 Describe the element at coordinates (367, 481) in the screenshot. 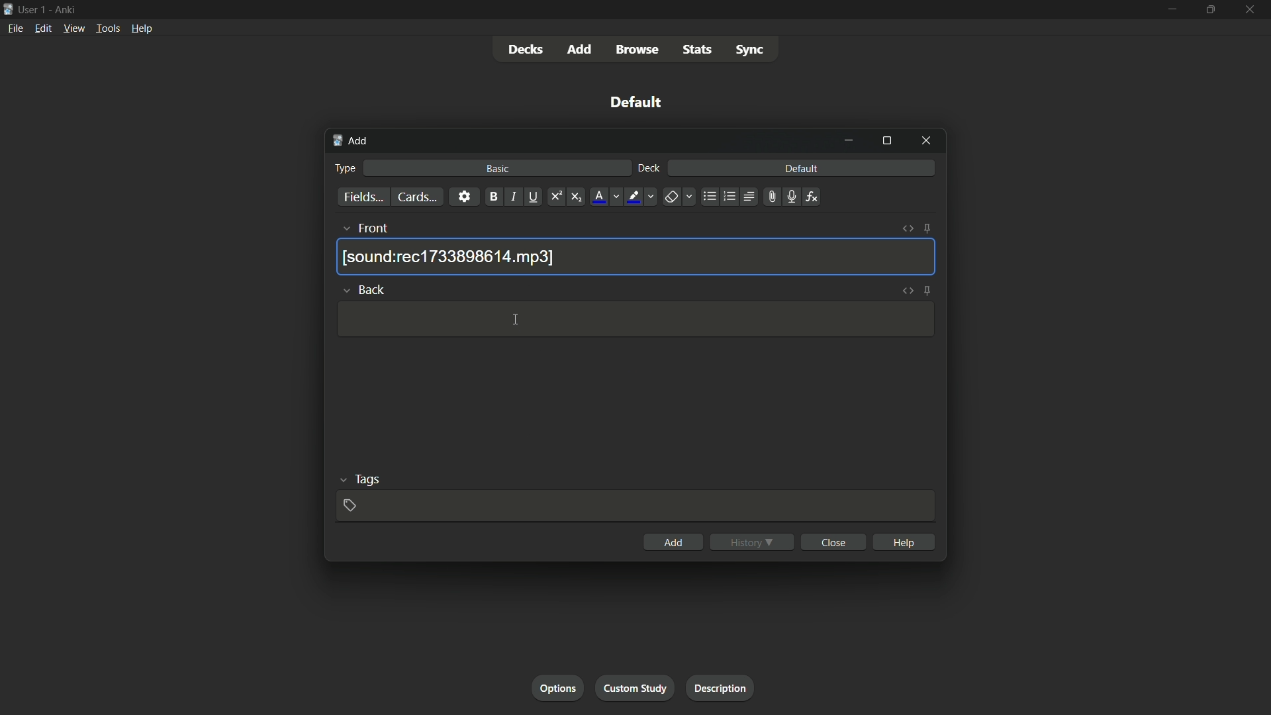

I see `tags` at that location.